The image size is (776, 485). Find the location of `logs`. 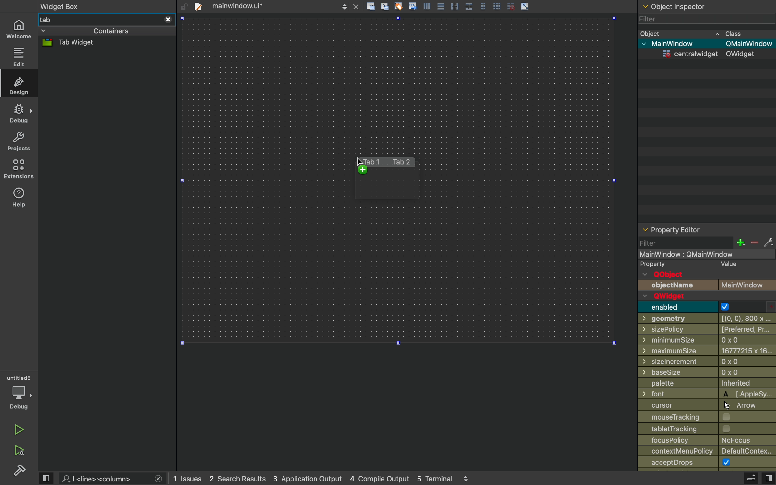

logs is located at coordinates (322, 479).